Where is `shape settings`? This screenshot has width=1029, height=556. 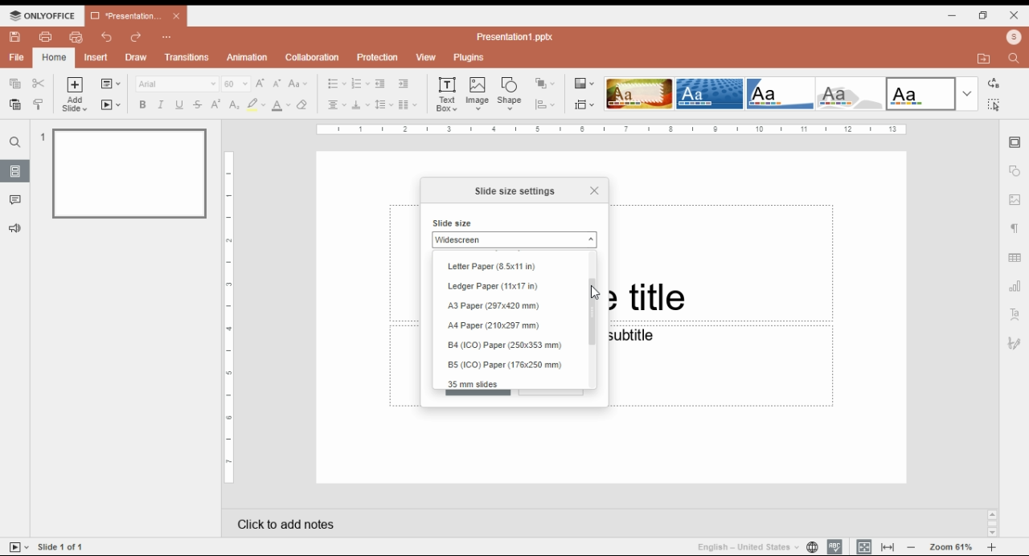
shape settings is located at coordinates (1015, 171).